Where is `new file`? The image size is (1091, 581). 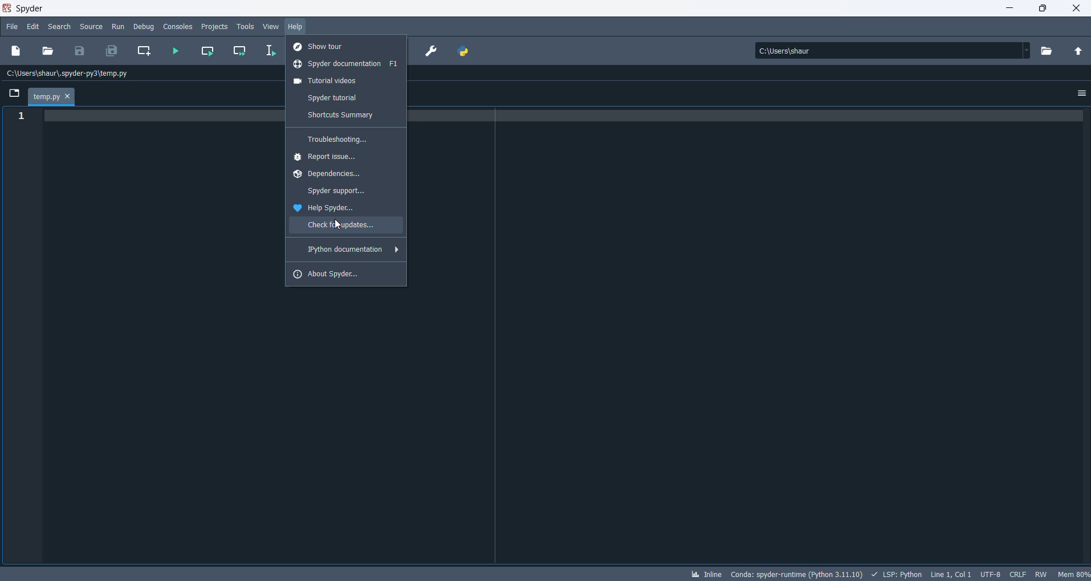 new file is located at coordinates (20, 50).